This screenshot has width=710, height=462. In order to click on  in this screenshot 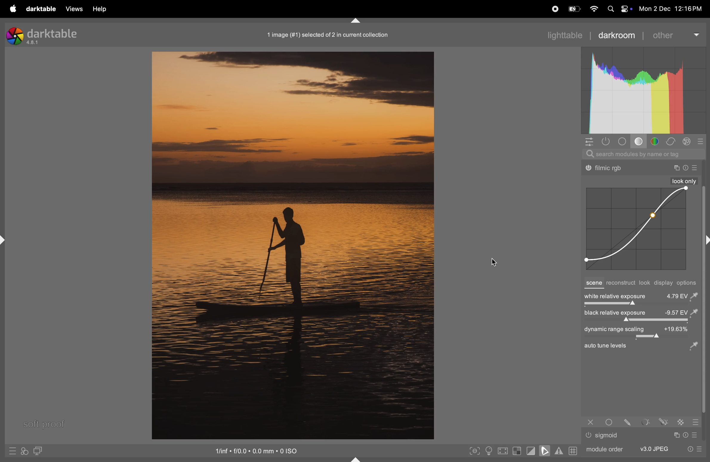, I will do `click(608, 435)`.